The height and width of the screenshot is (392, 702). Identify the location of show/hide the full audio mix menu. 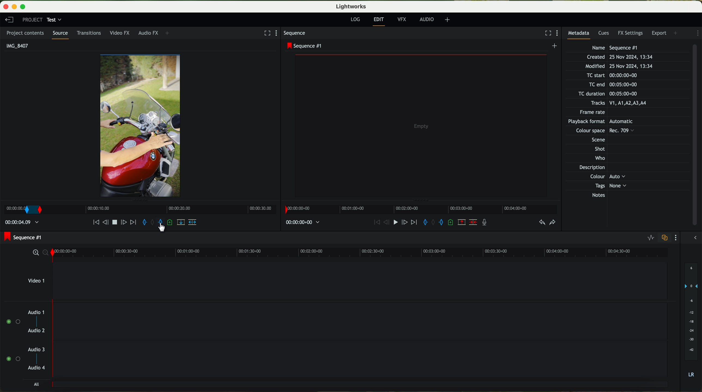
(695, 237).